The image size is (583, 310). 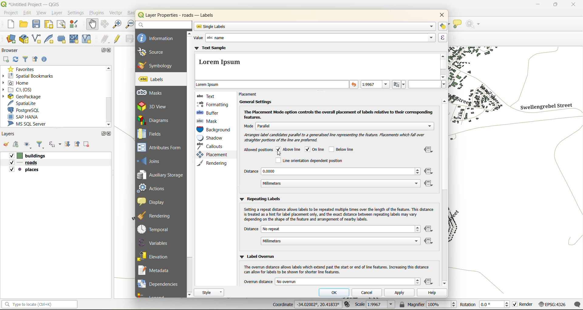 What do you see at coordinates (24, 170) in the screenshot?
I see `places layer` at bounding box center [24, 170].